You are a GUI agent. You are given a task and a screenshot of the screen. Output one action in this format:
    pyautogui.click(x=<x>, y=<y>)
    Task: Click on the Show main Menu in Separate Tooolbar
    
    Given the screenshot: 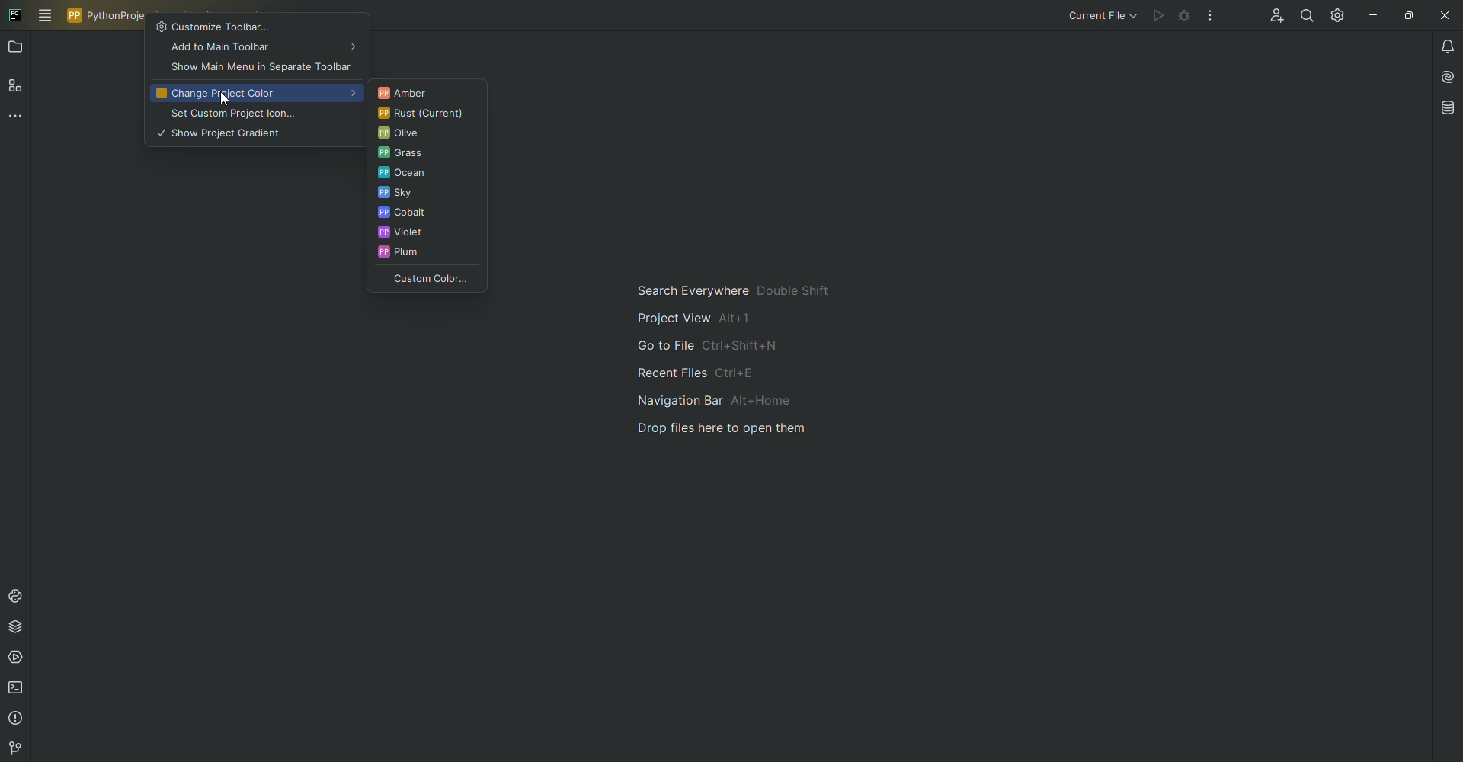 What is the action you would take?
    pyautogui.click(x=259, y=68)
    